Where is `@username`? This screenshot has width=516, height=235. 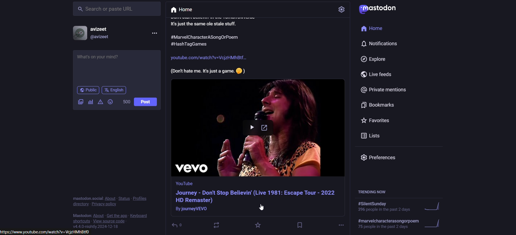
@username is located at coordinates (100, 38).